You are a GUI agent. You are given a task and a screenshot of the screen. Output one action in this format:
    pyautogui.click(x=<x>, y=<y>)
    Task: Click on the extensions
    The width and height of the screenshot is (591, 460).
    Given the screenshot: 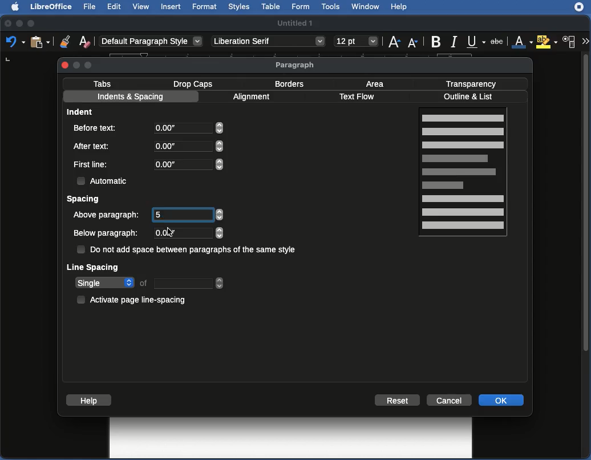 What is the action you would take?
    pyautogui.click(x=580, y=11)
    